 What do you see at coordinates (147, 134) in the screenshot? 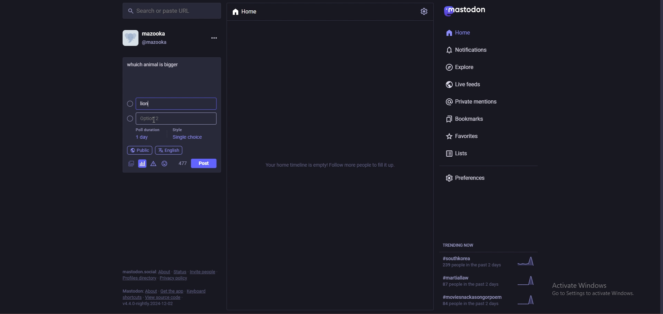
I see `poll duration` at bounding box center [147, 134].